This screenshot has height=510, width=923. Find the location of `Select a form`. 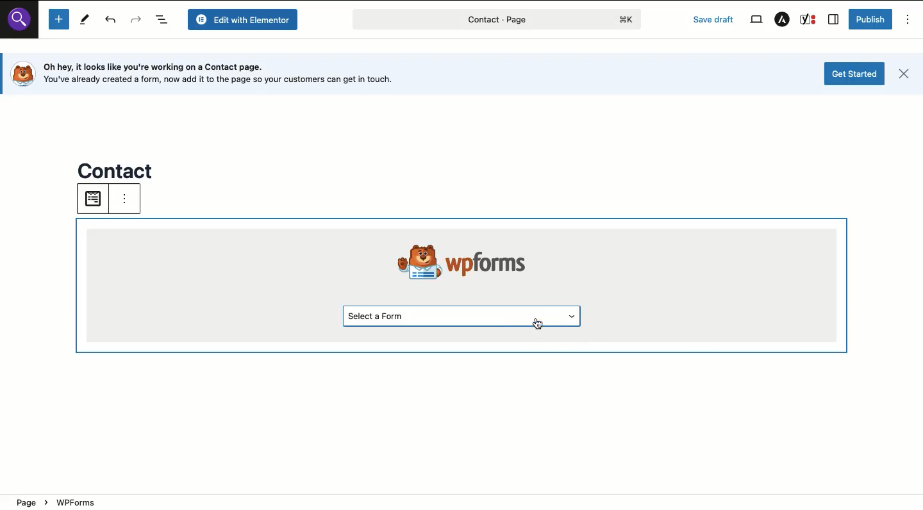

Select a form is located at coordinates (463, 315).